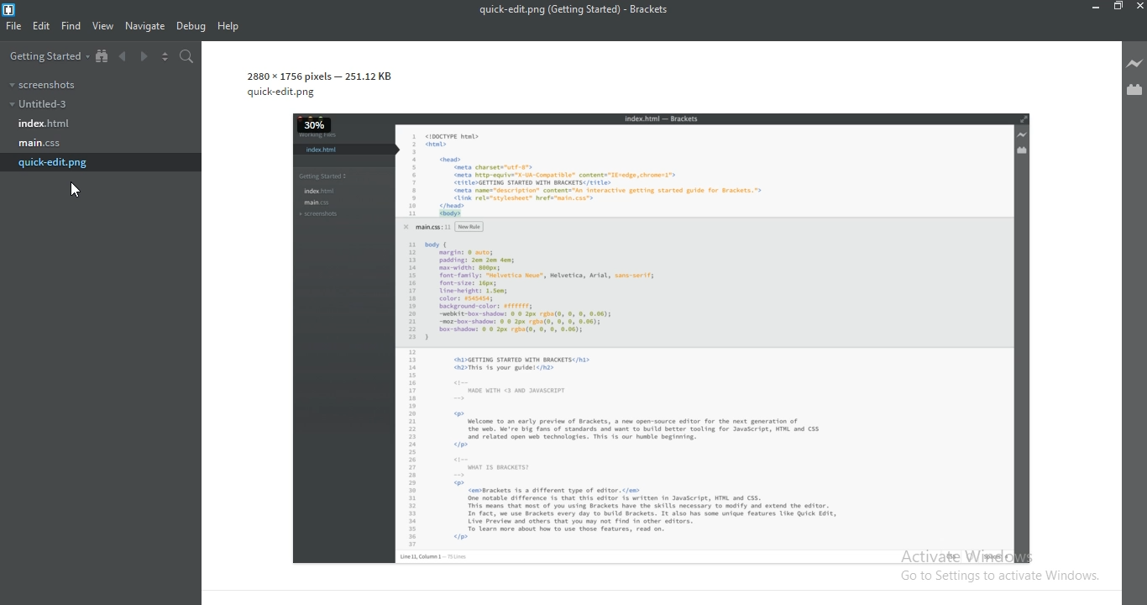 The width and height of the screenshot is (1147, 605). Describe the element at coordinates (228, 27) in the screenshot. I see `help` at that location.